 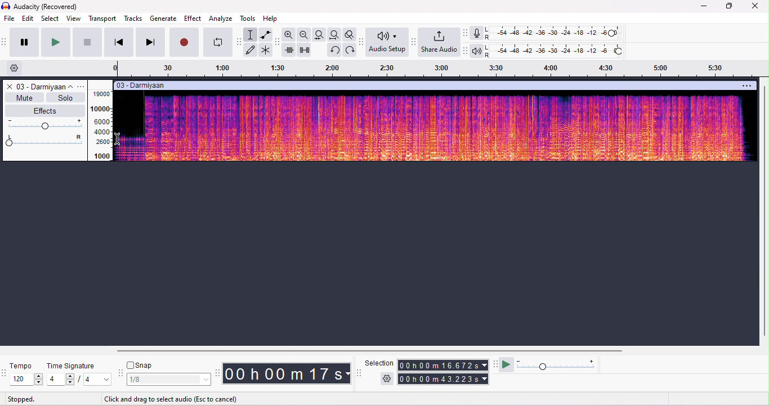 What do you see at coordinates (444, 379) in the screenshot?
I see `total time` at bounding box center [444, 379].